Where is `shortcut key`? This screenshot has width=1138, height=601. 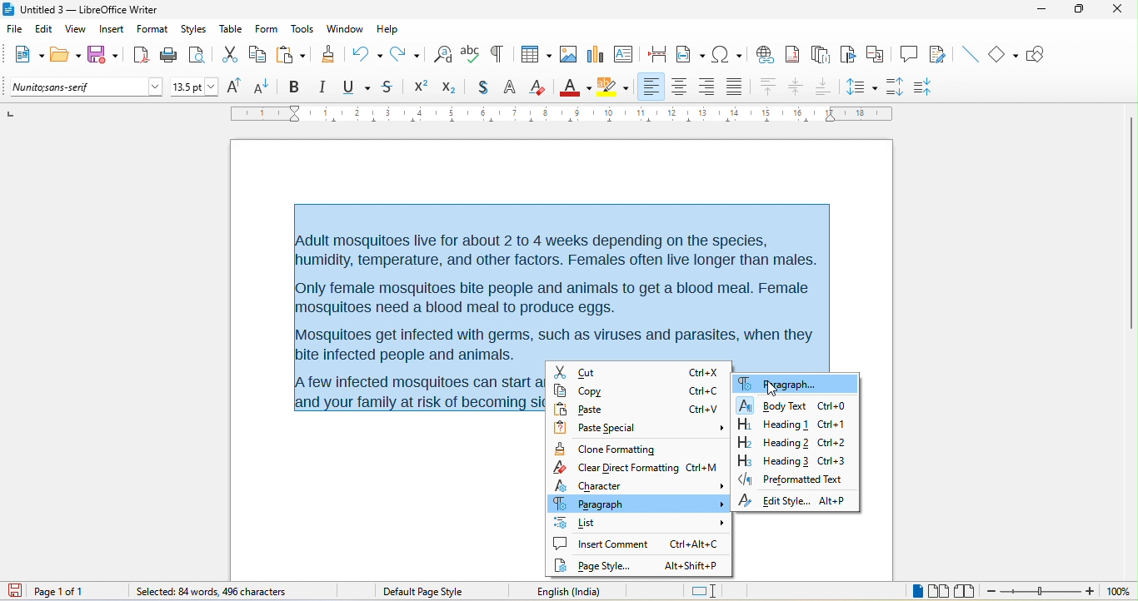
shortcut key is located at coordinates (834, 500).